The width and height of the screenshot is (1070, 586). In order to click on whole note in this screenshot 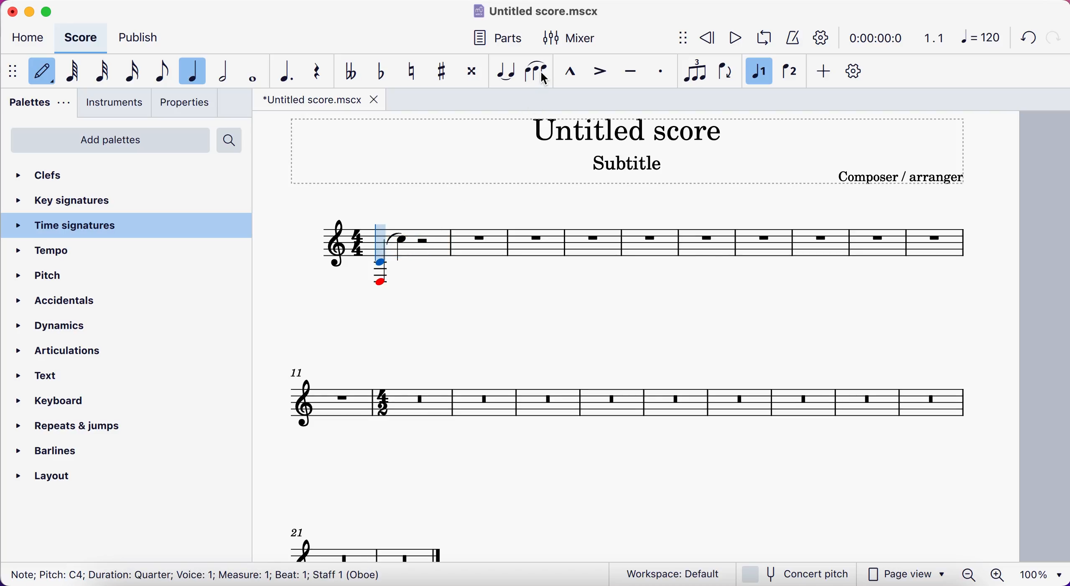, I will do `click(254, 71)`.